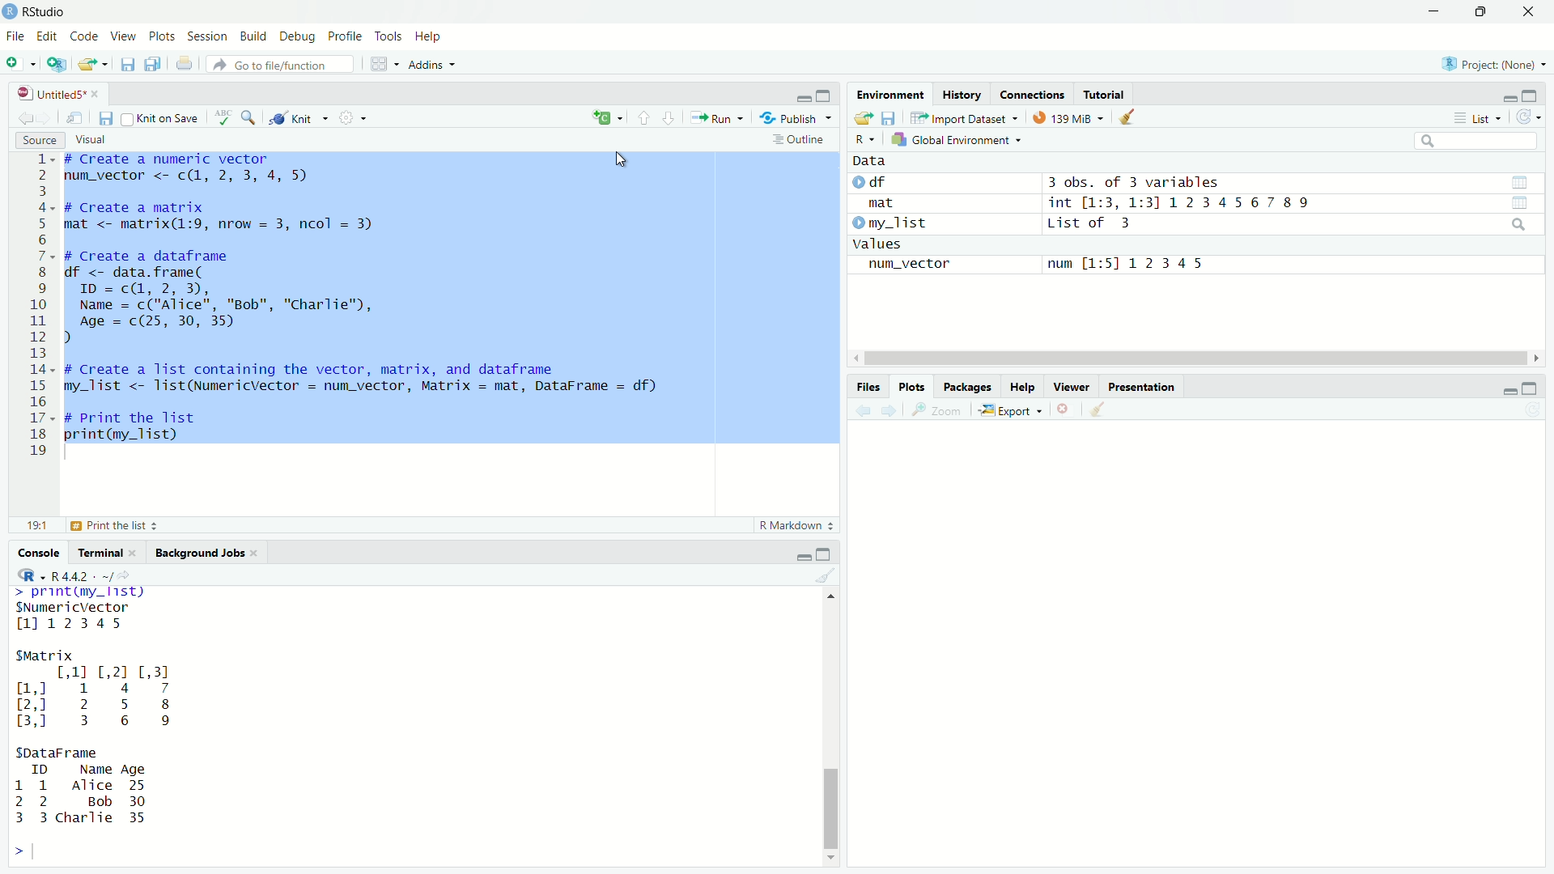 This screenshot has height=874, width=1554. What do you see at coordinates (1013, 412) in the screenshot?
I see `Export +` at bounding box center [1013, 412].